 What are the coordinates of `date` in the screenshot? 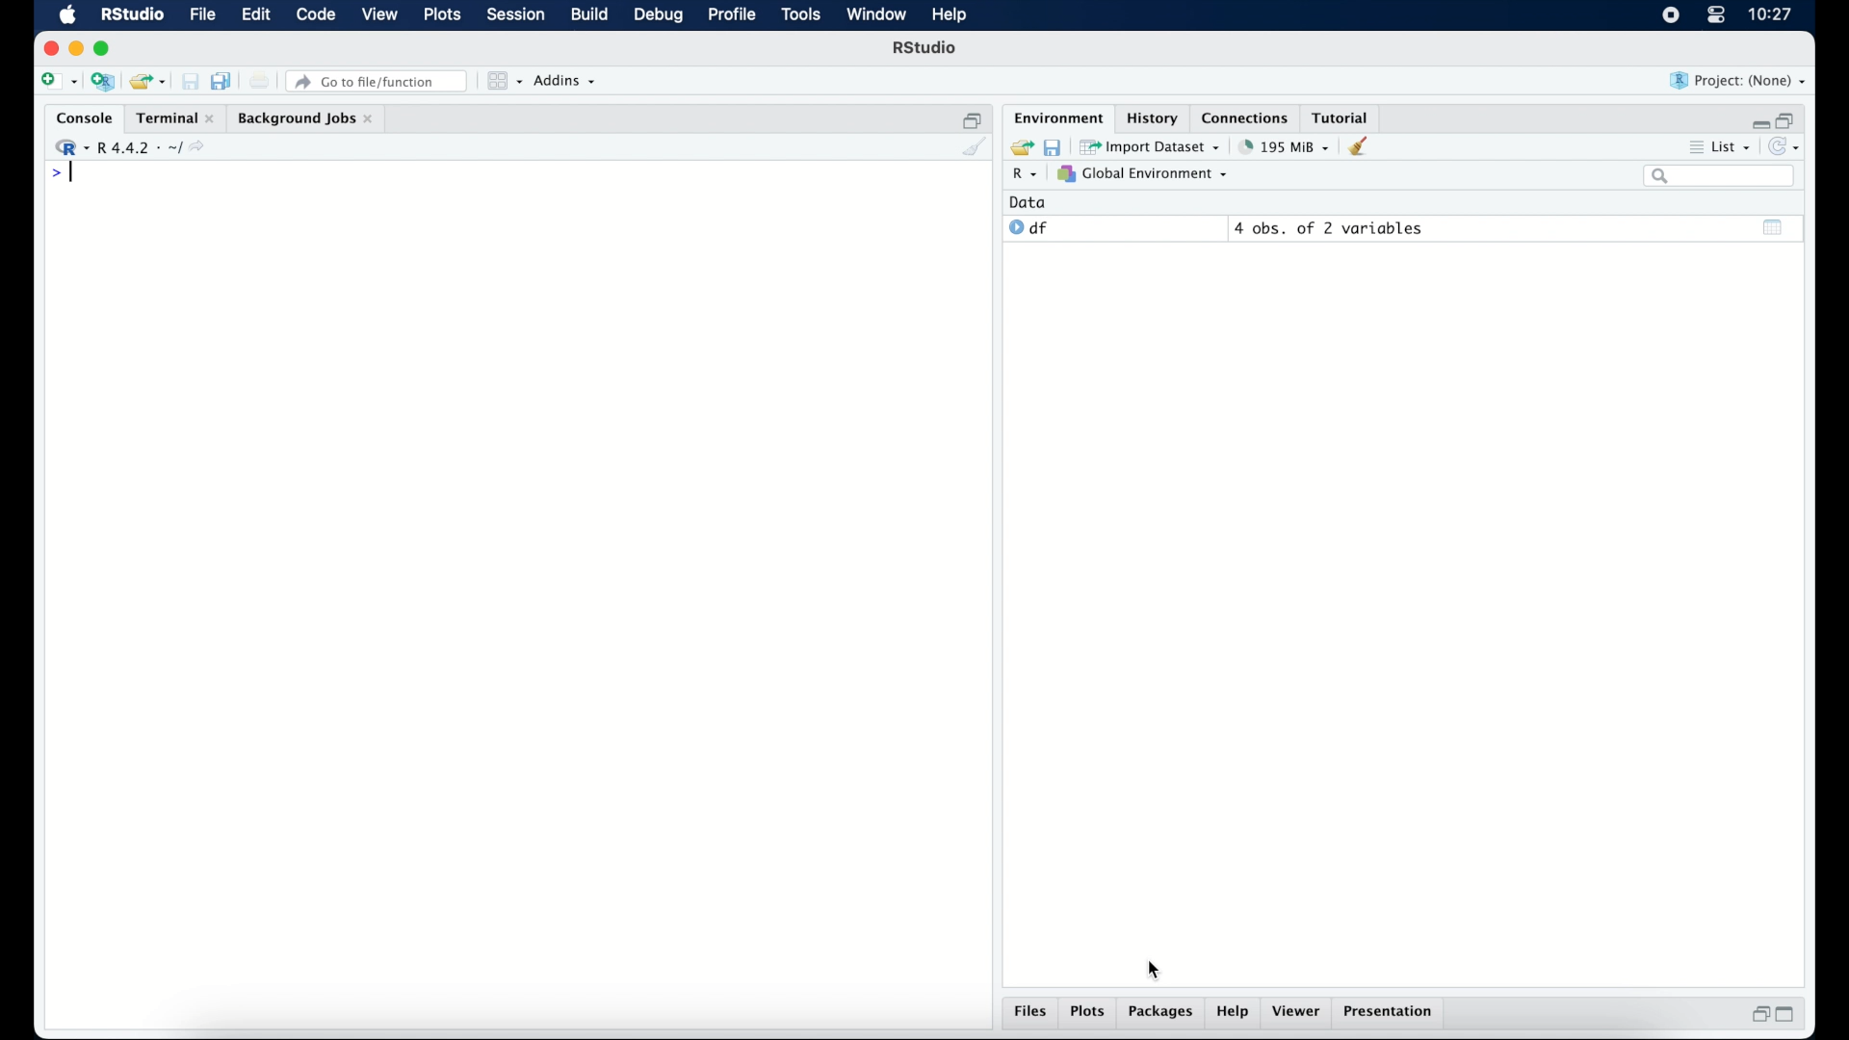 It's located at (1029, 201).